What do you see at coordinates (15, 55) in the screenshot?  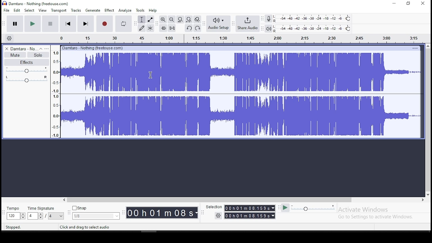 I see `mute` at bounding box center [15, 55].